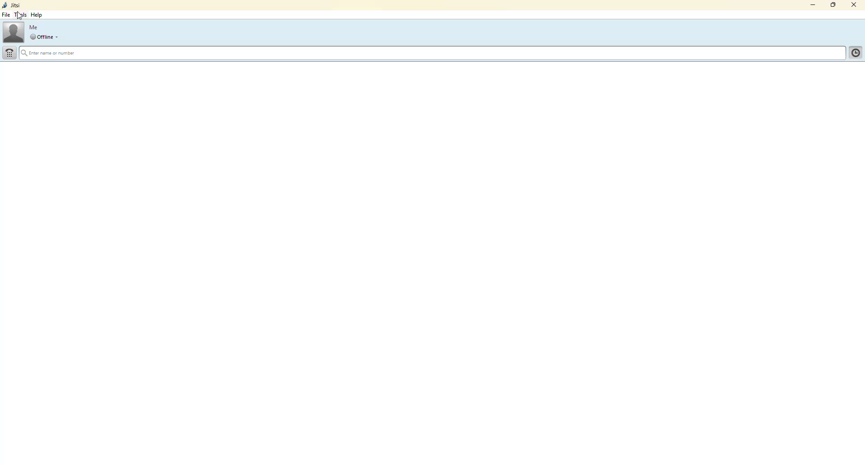  I want to click on tools, so click(22, 15).